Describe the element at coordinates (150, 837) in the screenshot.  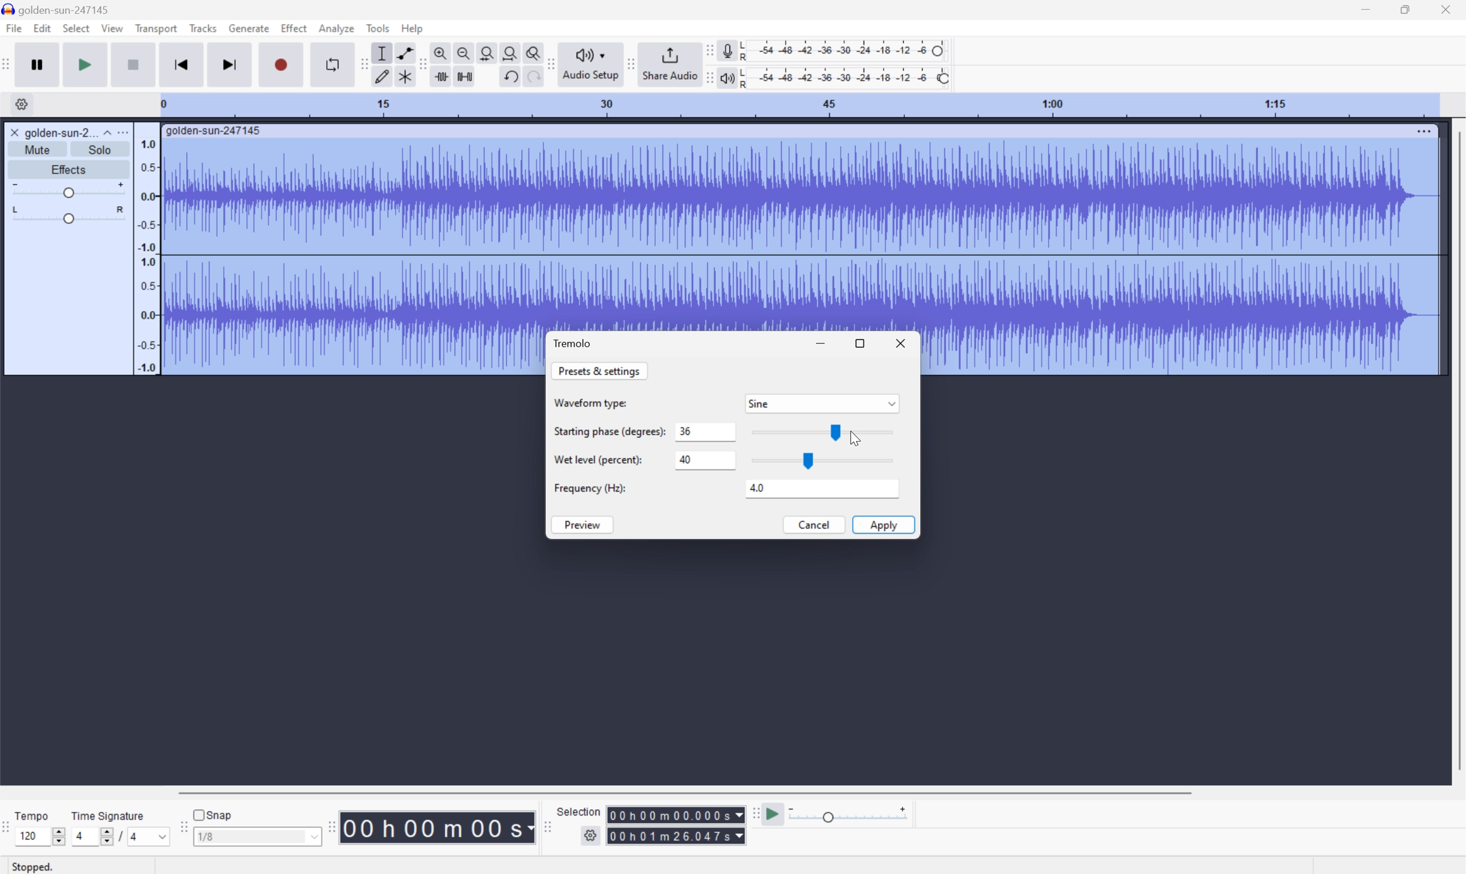
I see `4` at that location.